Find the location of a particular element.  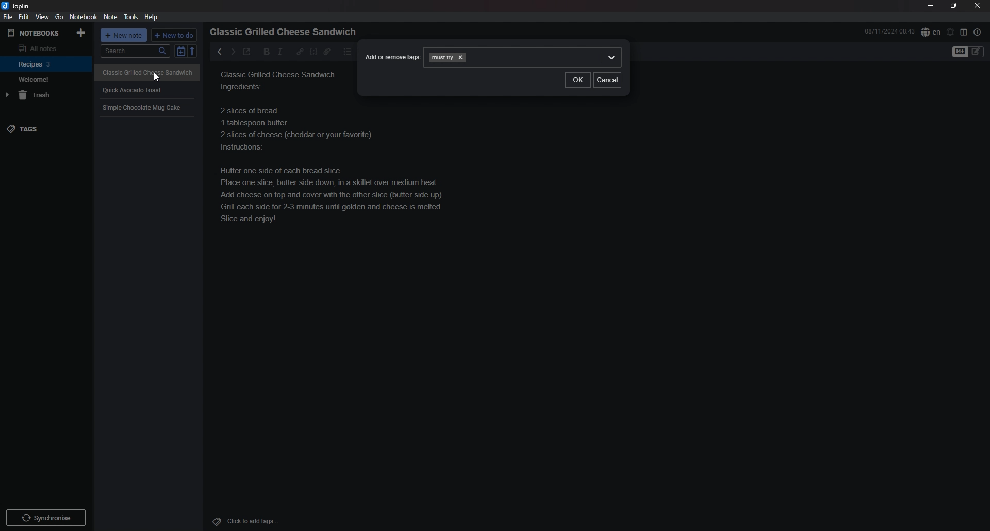

view is located at coordinates (42, 17).